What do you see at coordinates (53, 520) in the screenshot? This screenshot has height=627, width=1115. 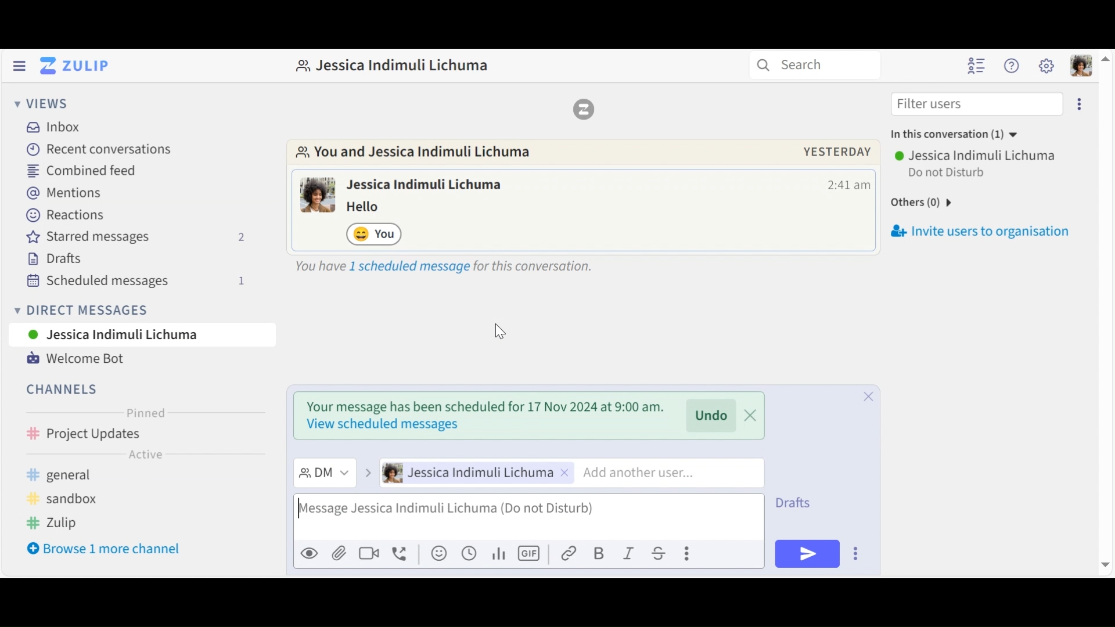 I see `zulip` at bounding box center [53, 520].